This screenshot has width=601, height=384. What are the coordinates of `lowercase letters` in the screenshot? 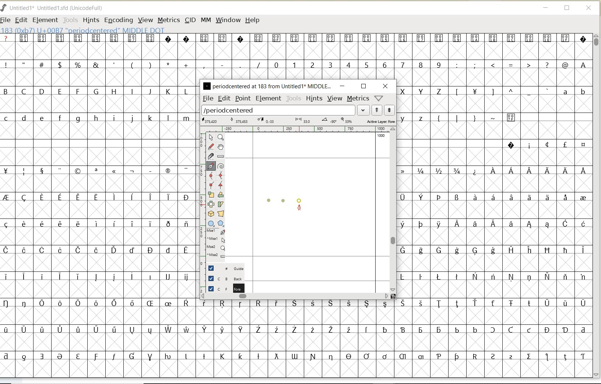 It's located at (416, 118).